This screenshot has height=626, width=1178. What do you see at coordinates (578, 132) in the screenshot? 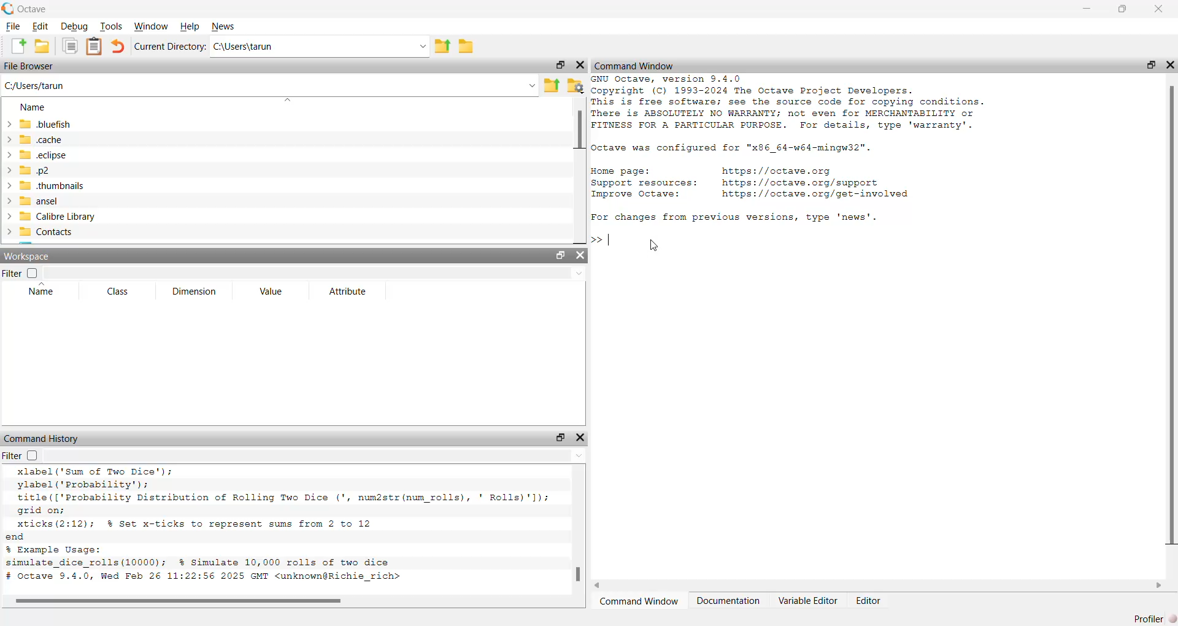
I see `Scrollbar` at bounding box center [578, 132].